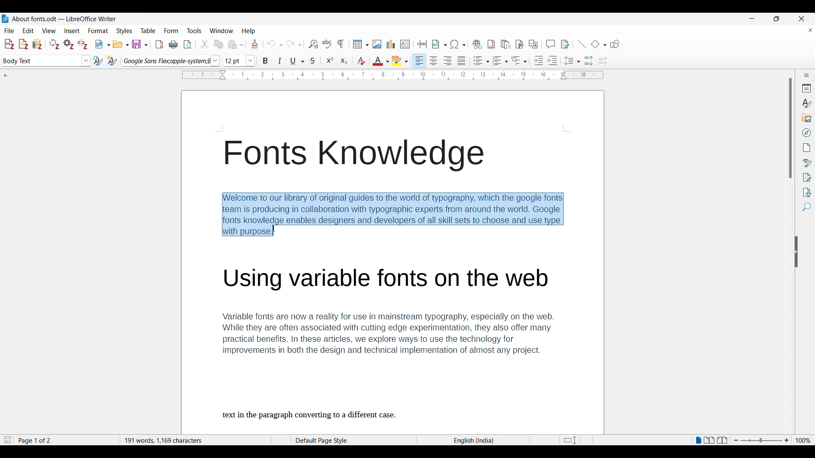  Describe the element at coordinates (762, 439) in the screenshot. I see `Zoom slider` at that location.